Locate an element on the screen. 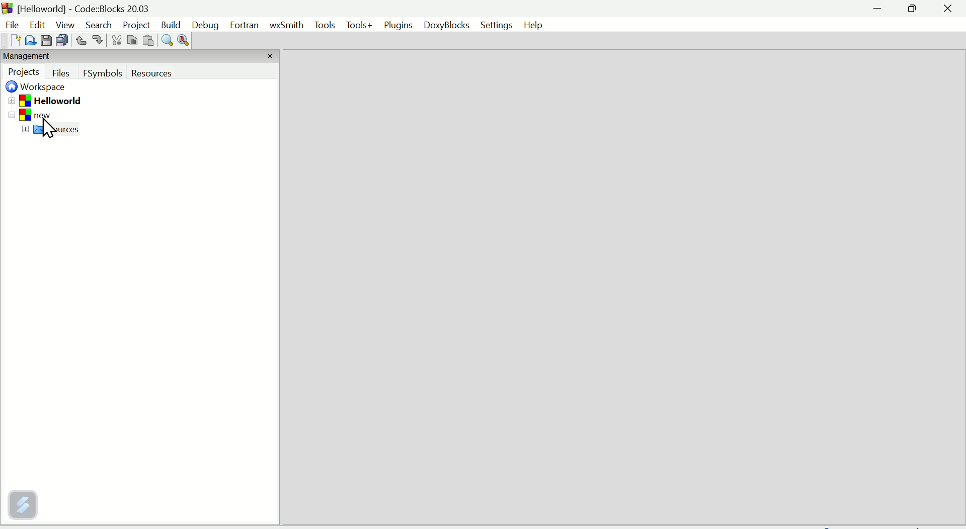 This screenshot has height=529, width=966. File is located at coordinates (11, 24).